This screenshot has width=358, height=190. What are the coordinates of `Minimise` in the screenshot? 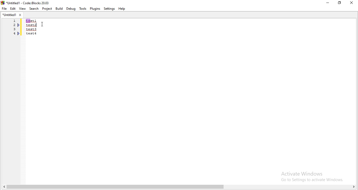 It's located at (327, 4).